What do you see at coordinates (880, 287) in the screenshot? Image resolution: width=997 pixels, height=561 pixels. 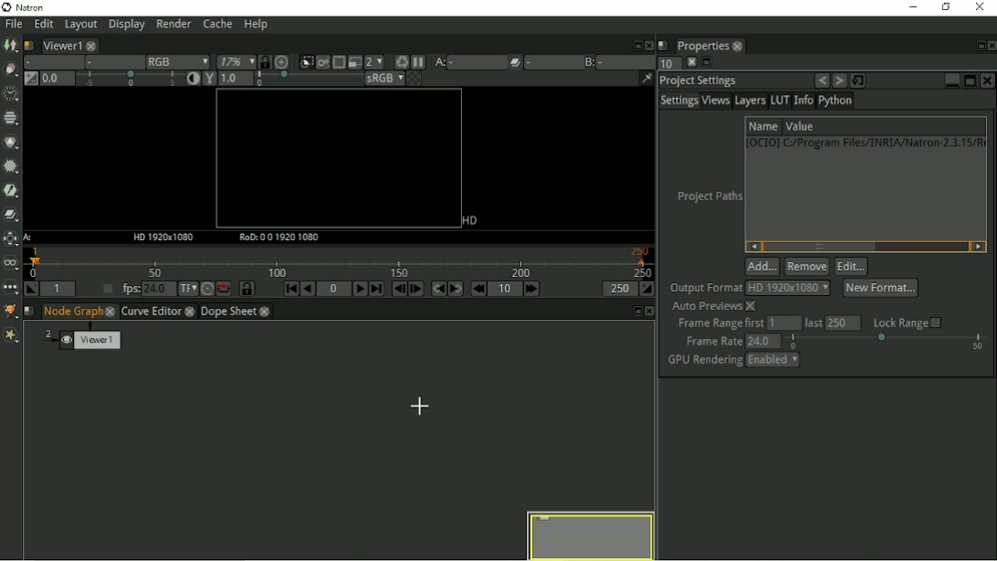 I see `New format` at bounding box center [880, 287].